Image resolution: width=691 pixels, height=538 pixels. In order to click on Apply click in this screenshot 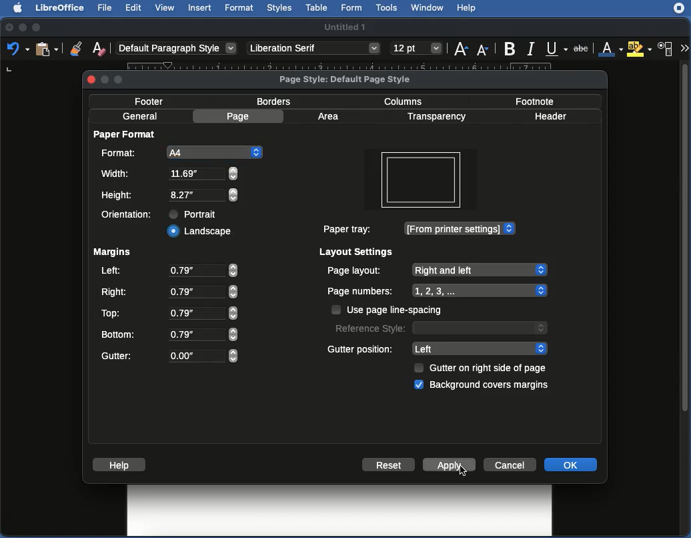, I will do `click(450, 465)`.